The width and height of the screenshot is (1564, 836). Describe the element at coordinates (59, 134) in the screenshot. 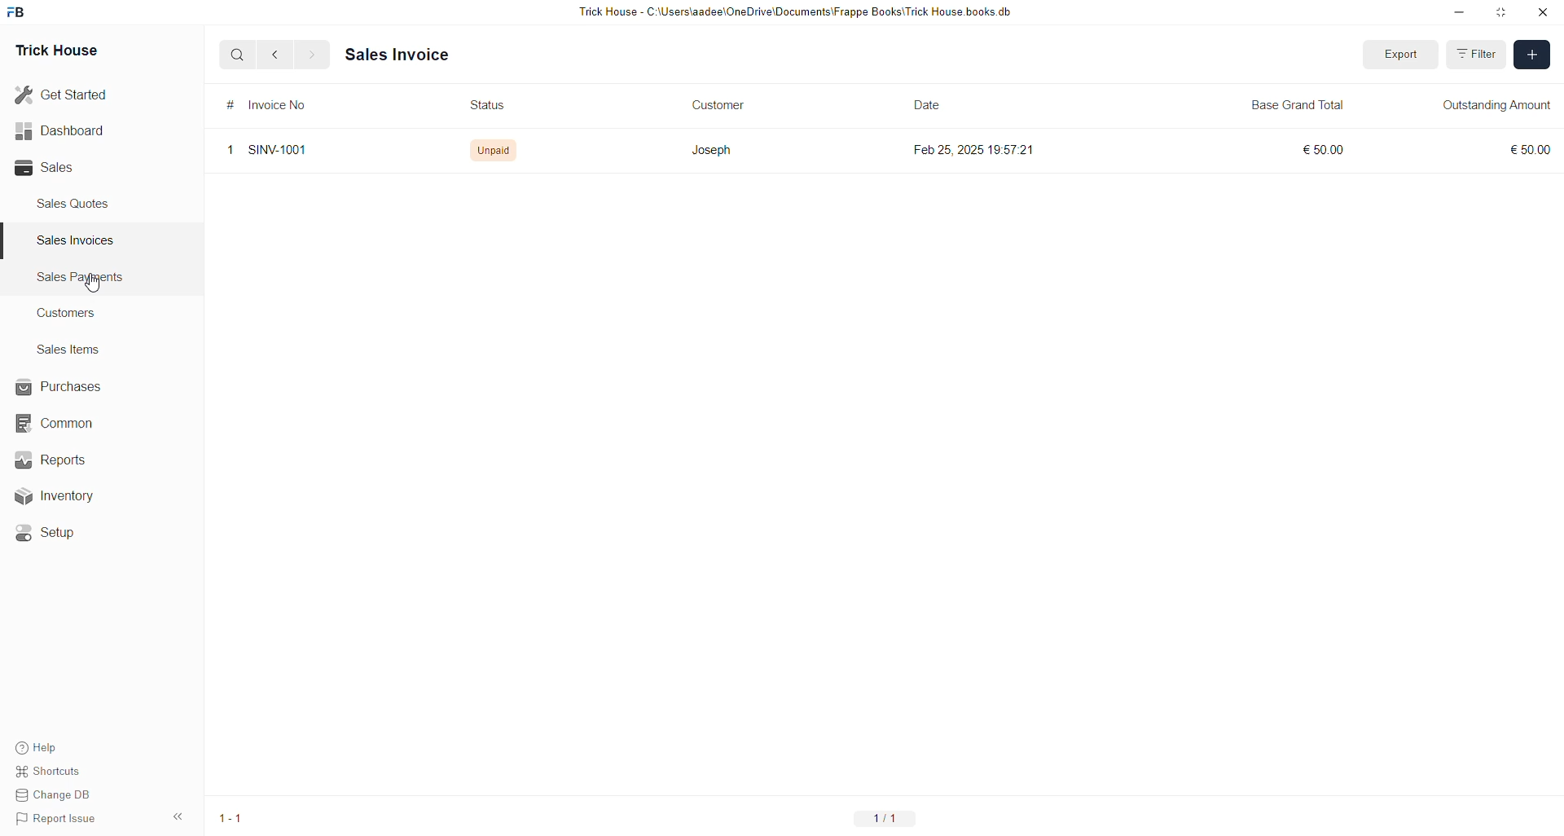

I see `Dashboard` at that location.